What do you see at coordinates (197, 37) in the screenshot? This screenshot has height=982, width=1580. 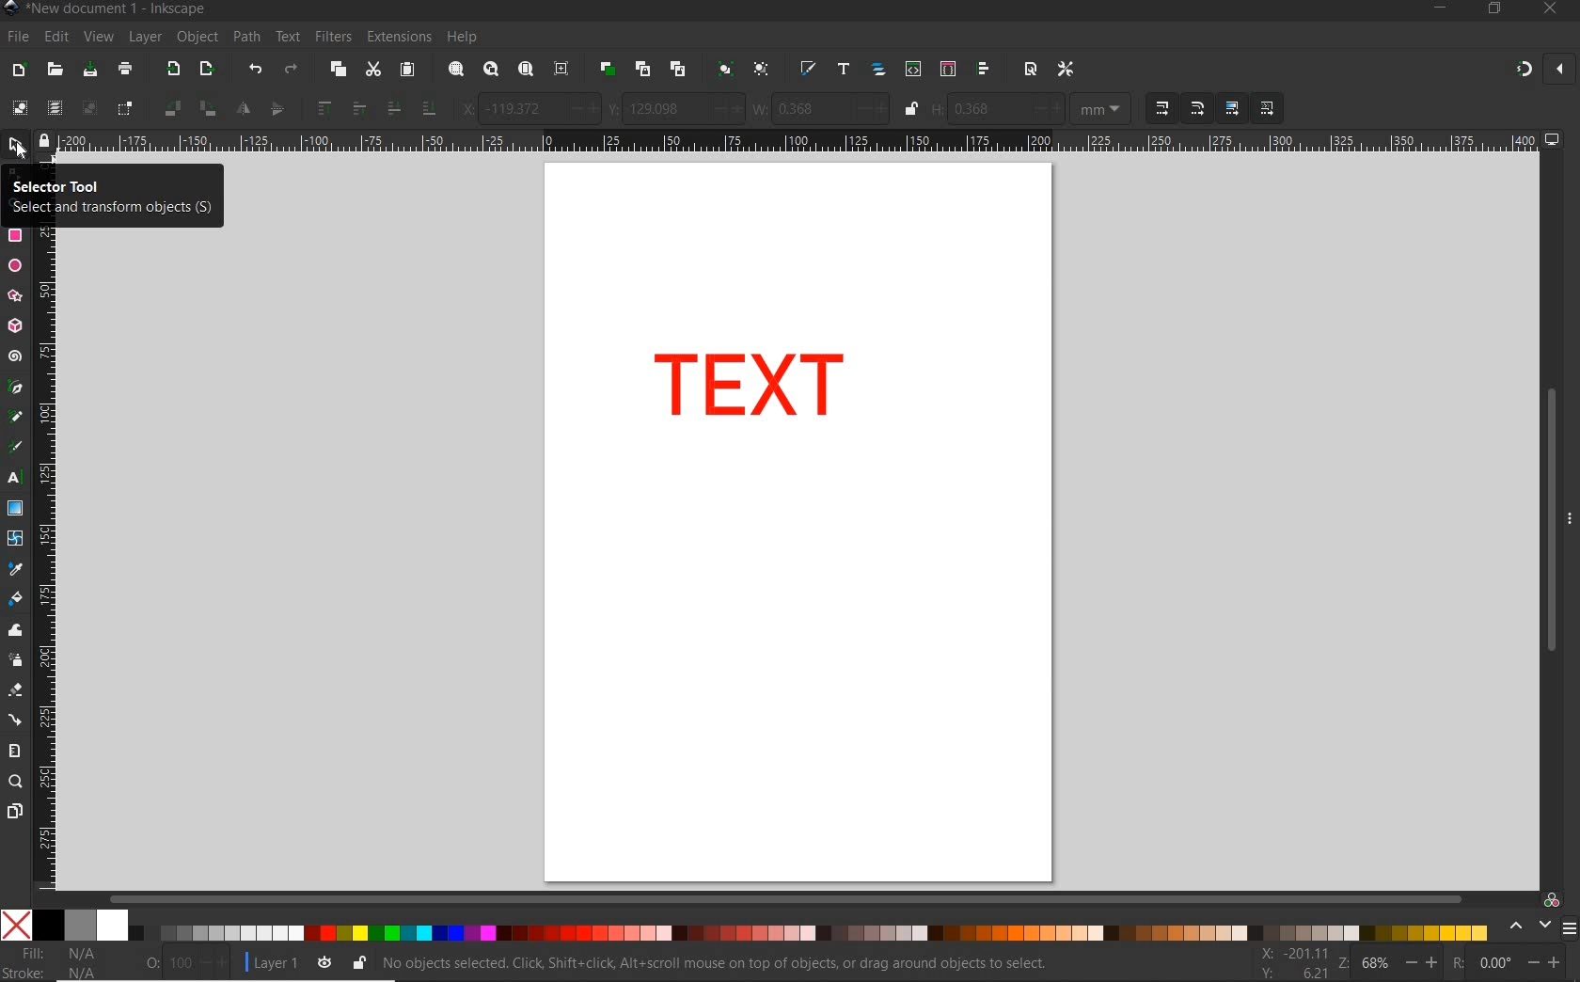 I see `OBJECT` at bounding box center [197, 37].